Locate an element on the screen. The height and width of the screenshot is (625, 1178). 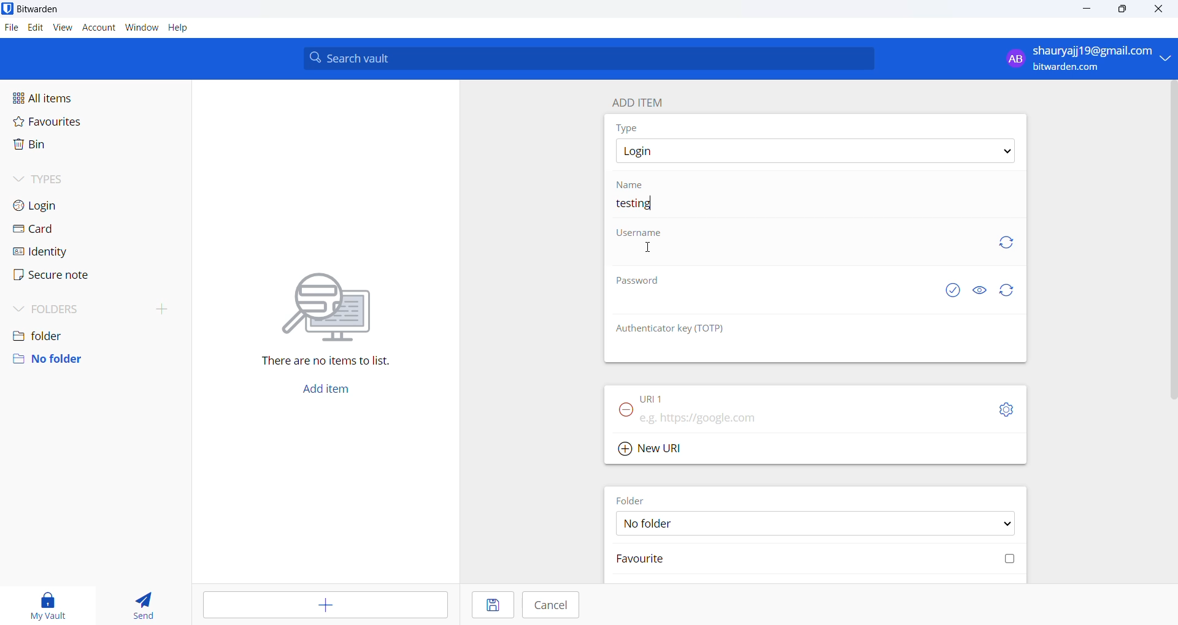
bin is located at coordinates (64, 148).